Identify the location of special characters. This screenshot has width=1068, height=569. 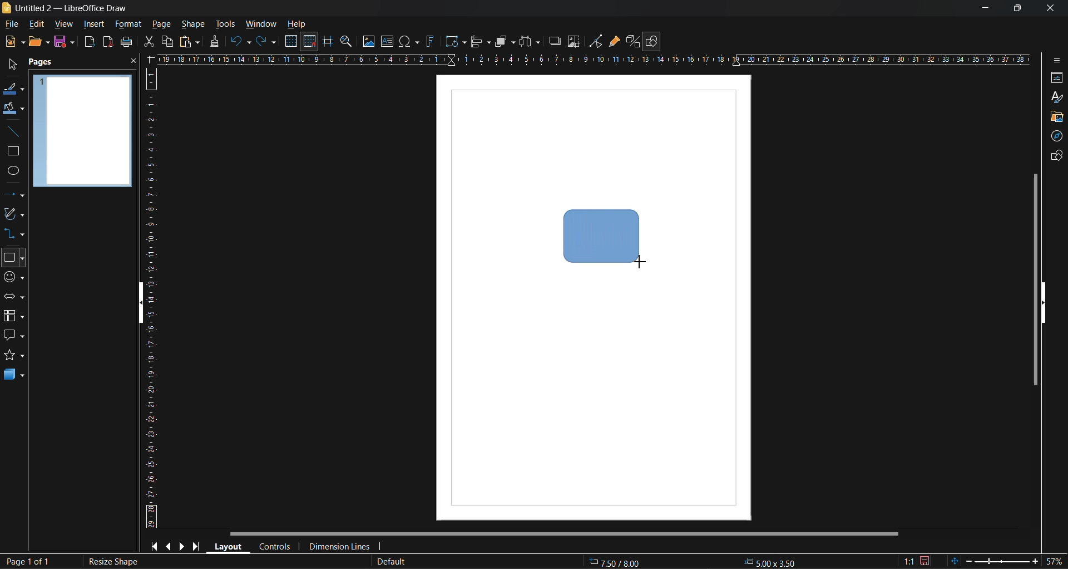
(410, 42).